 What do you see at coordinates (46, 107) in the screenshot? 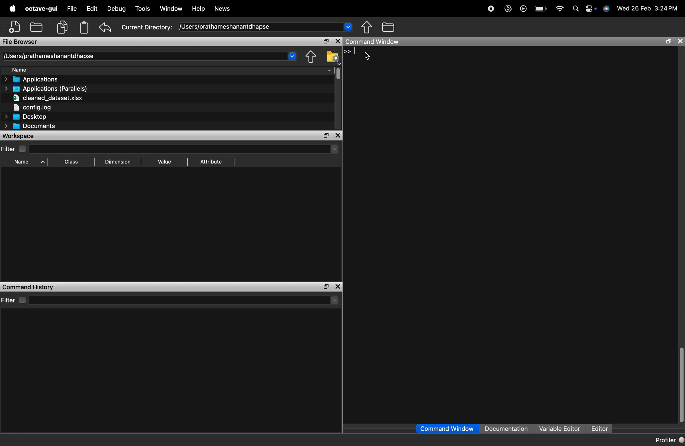
I see `config.log` at bounding box center [46, 107].